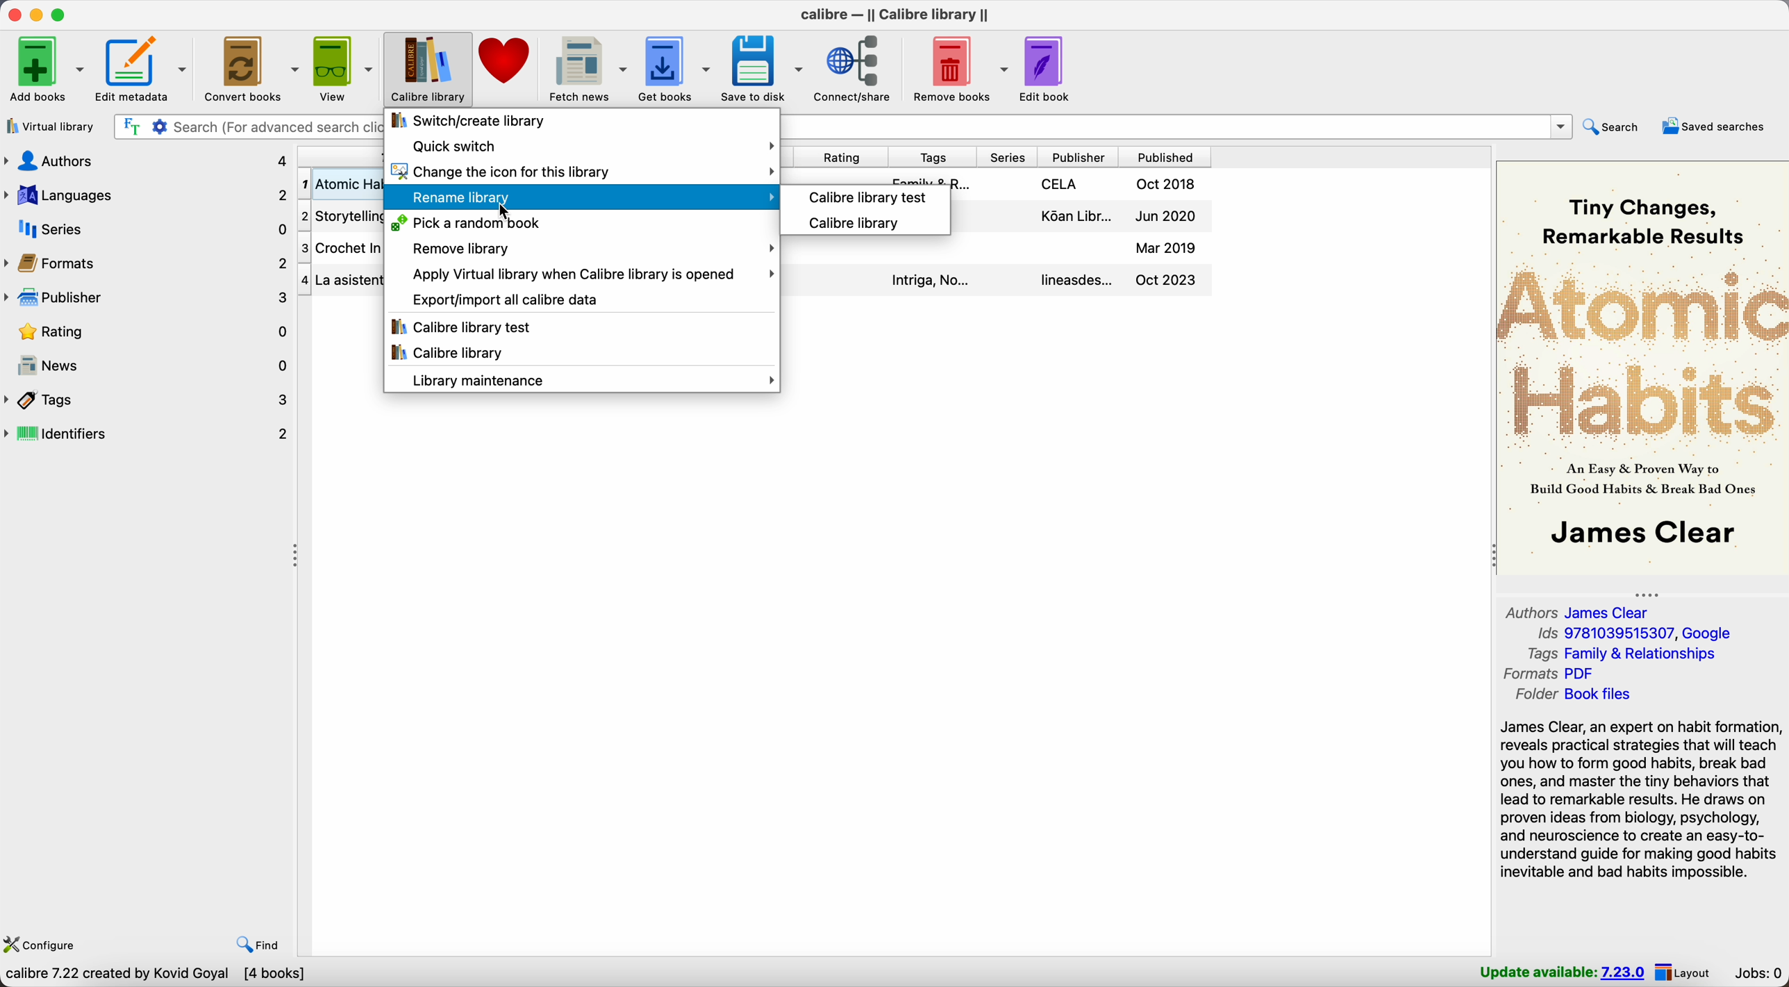 The width and height of the screenshot is (1789, 987). What do you see at coordinates (501, 211) in the screenshot?
I see `cursor` at bounding box center [501, 211].